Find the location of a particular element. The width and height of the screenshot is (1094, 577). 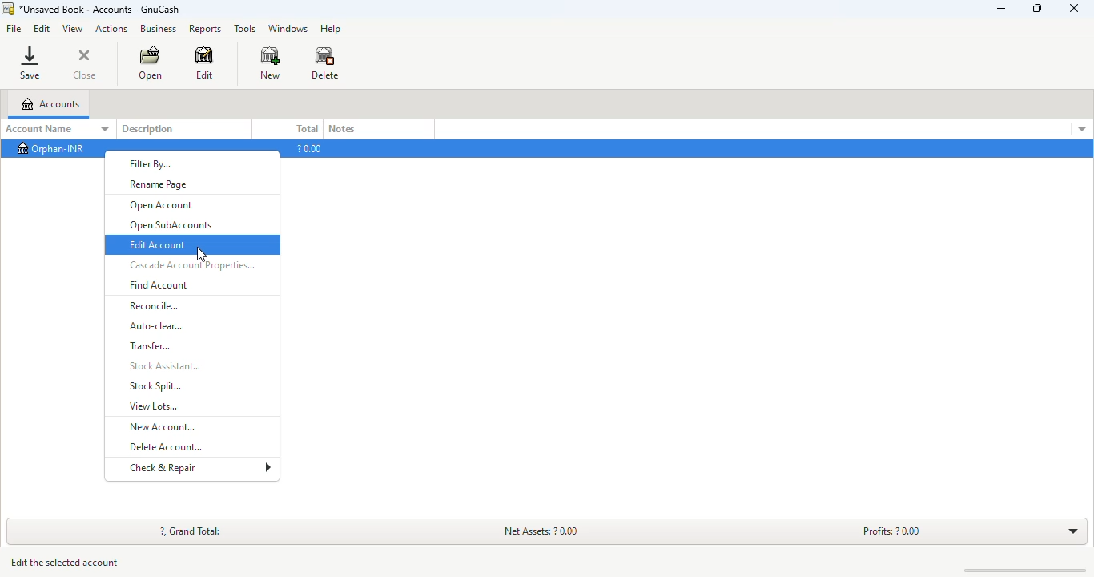

open SubAccounts is located at coordinates (171, 225).